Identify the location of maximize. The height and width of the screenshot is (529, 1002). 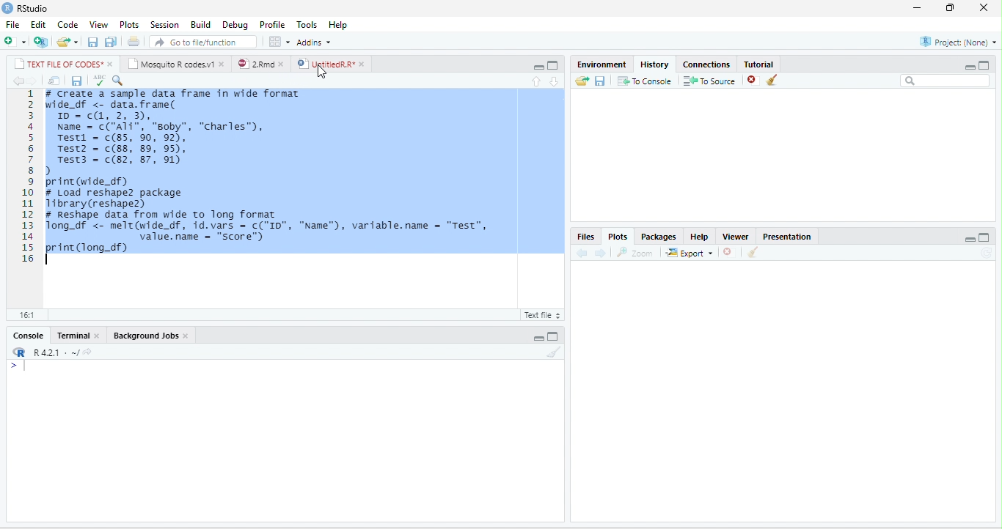
(552, 66).